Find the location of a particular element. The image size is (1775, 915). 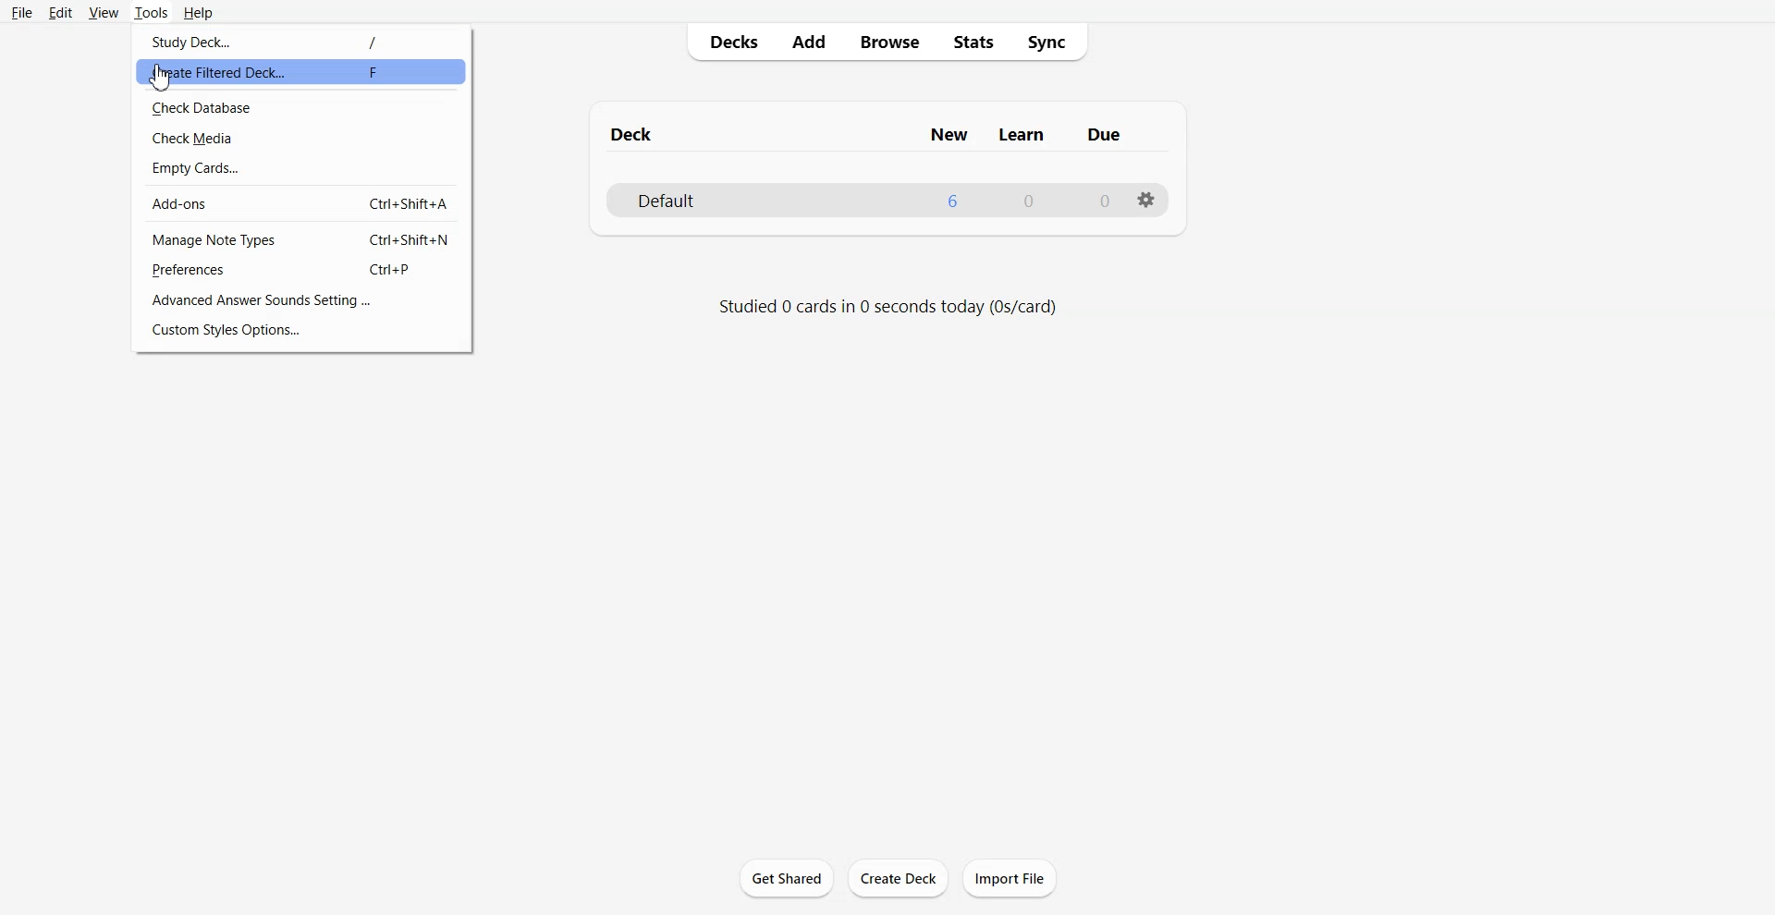

Settings is located at coordinates (1146, 200).